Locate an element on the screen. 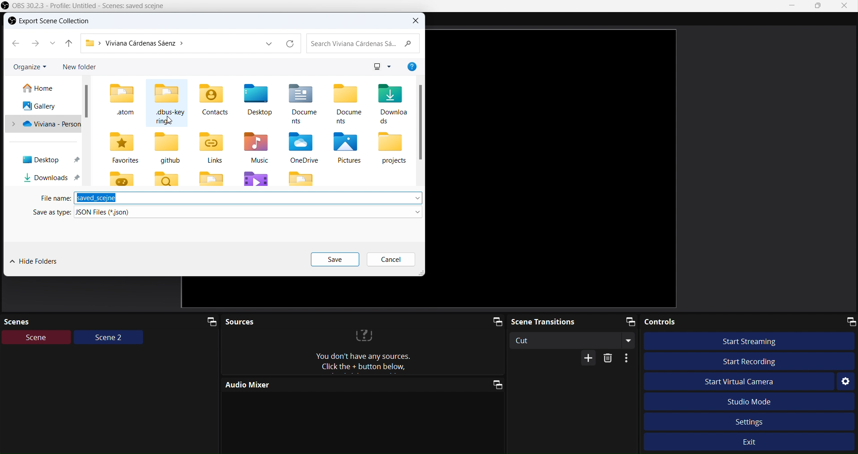 This screenshot has width=858, height=454. File name is located at coordinates (230, 198).